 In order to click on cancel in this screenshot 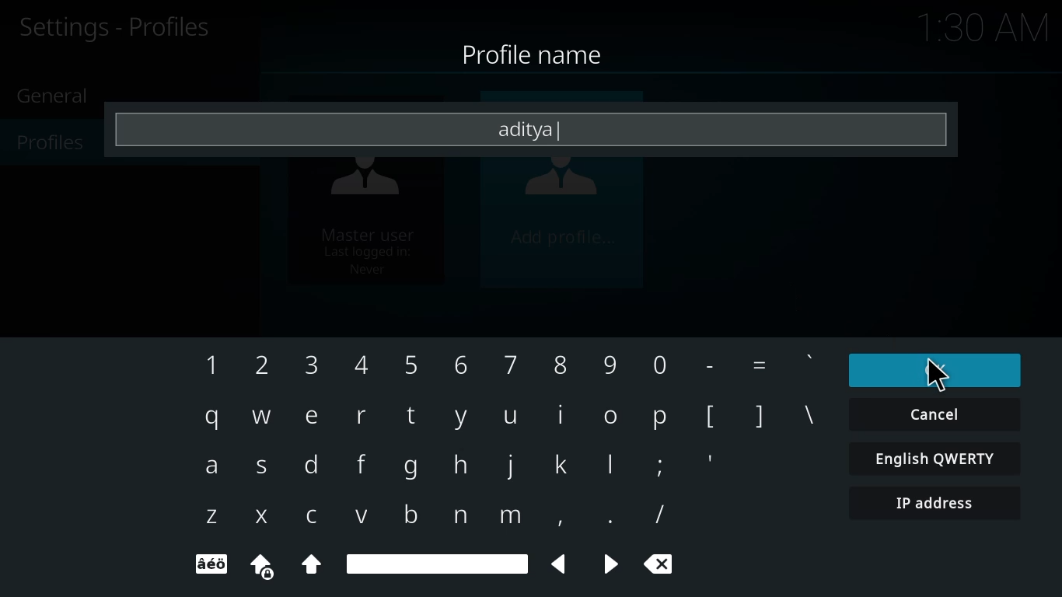, I will do `click(932, 414)`.